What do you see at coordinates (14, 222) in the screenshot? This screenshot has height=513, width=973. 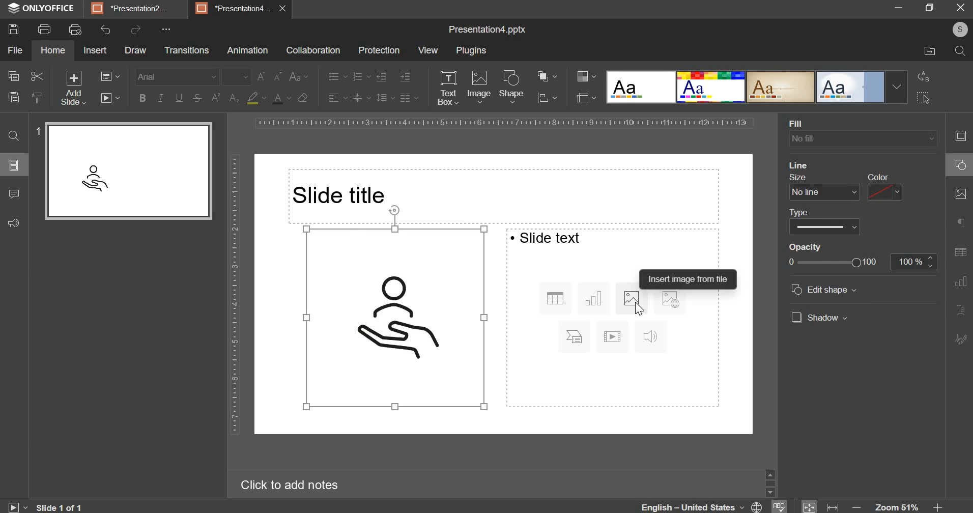 I see `feedback` at bounding box center [14, 222].